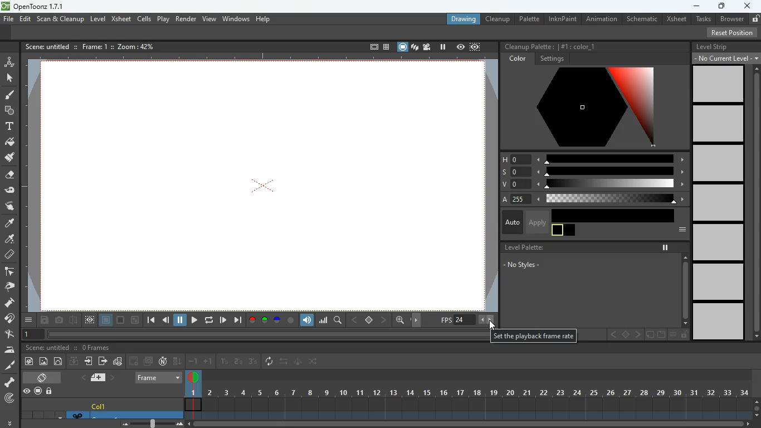 The width and height of the screenshot is (761, 428). Describe the element at coordinates (636, 334) in the screenshot. I see `right` at that location.